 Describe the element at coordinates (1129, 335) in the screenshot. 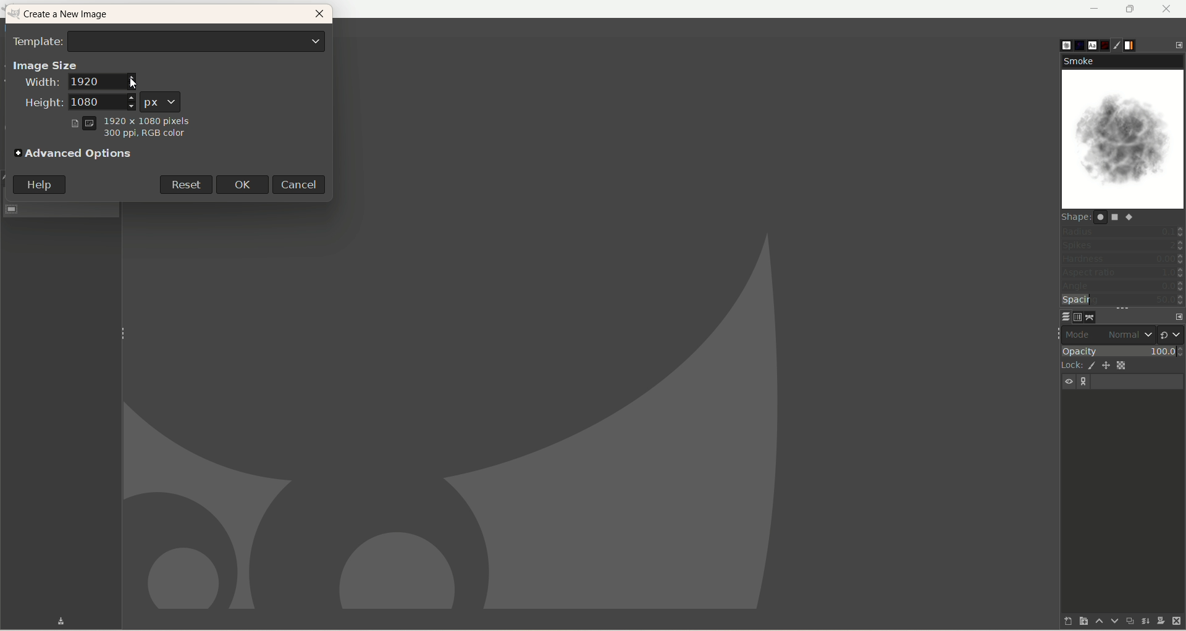

I see `normal` at that location.